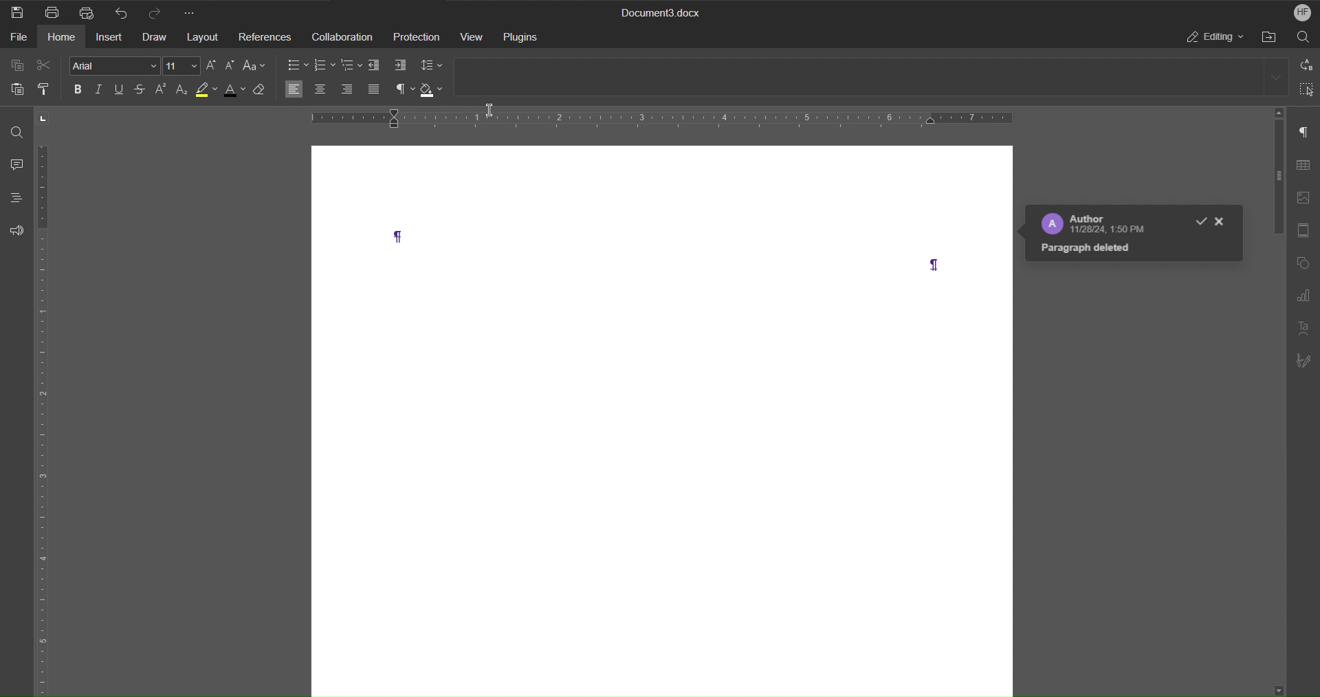  Describe the element at coordinates (395, 234) in the screenshot. I see `Paragraph Symbol` at that location.